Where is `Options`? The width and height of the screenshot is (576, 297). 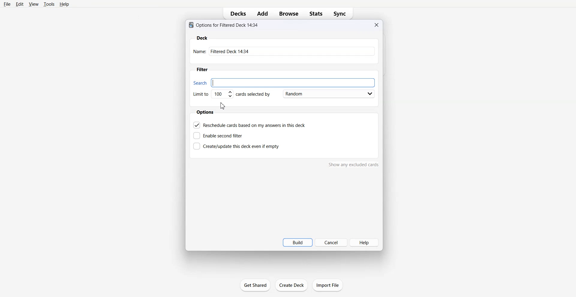 Options is located at coordinates (205, 112).